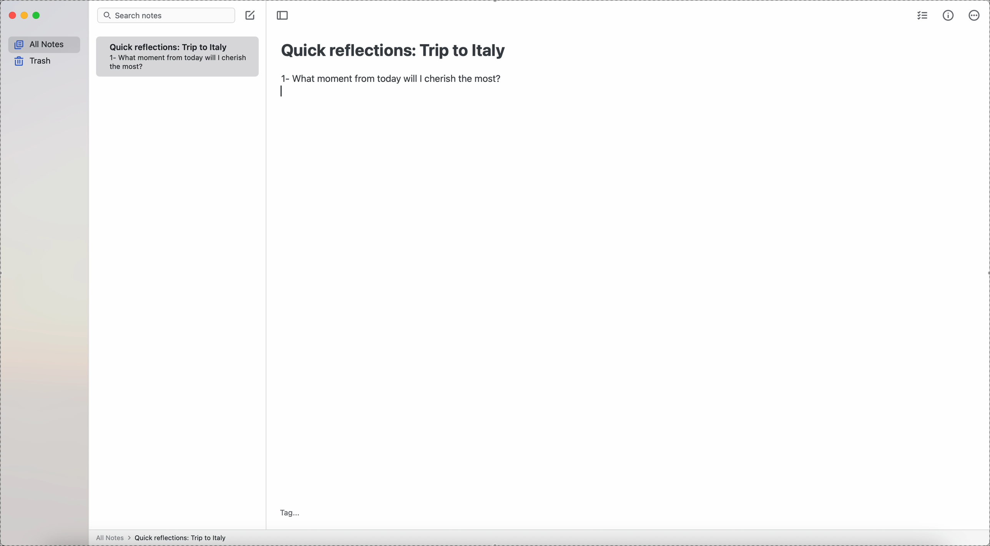 Image resolution: width=990 pixels, height=546 pixels. Describe the element at coordinates (111, 538) in the screenshot. I see `all notes` at that location.